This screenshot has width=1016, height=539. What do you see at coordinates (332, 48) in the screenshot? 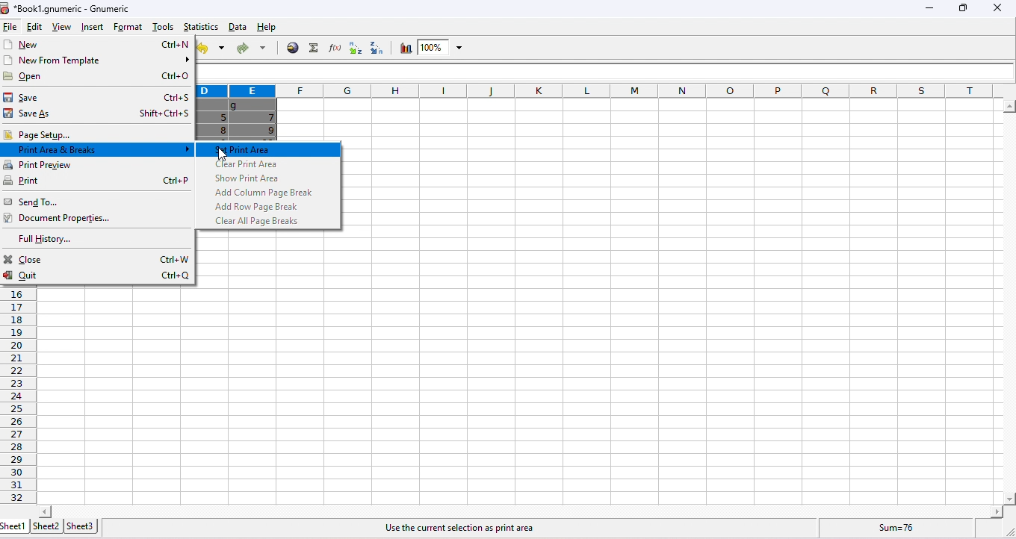
I see `function wizard` at bounding box center [332, 48].